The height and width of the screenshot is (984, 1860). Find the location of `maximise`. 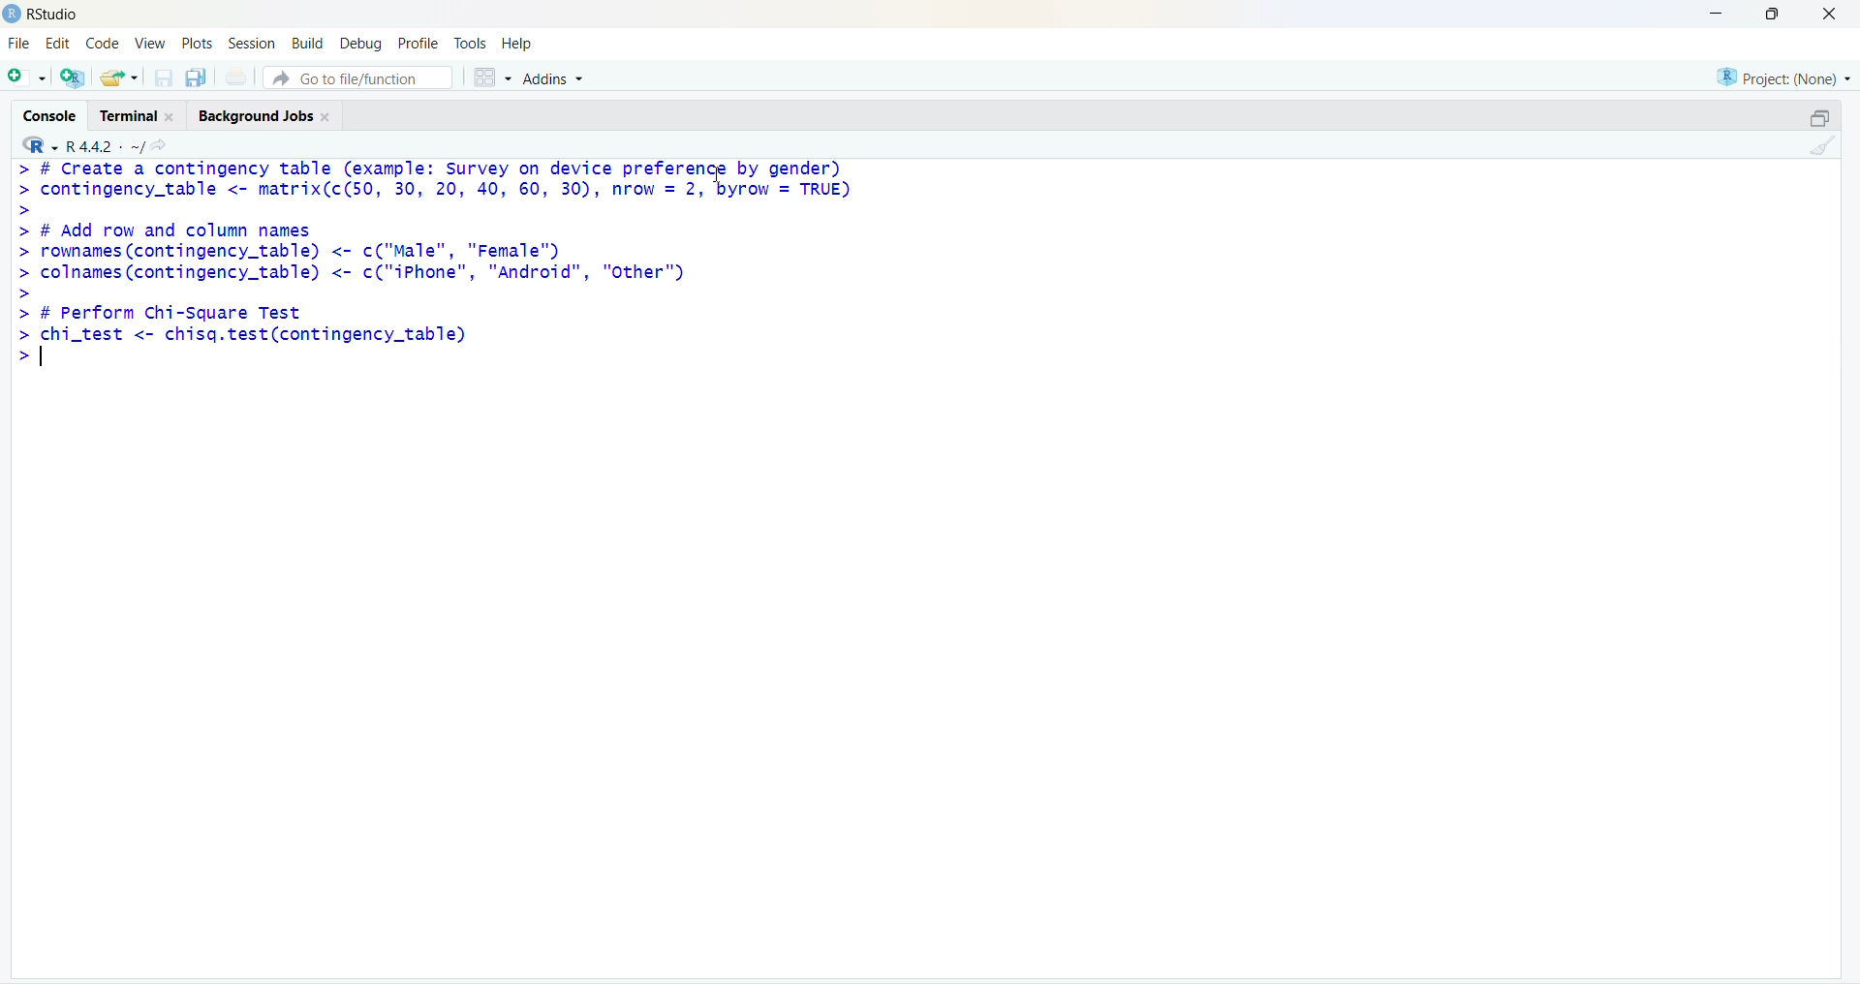

maximise is located at coordinates (1773, 14).